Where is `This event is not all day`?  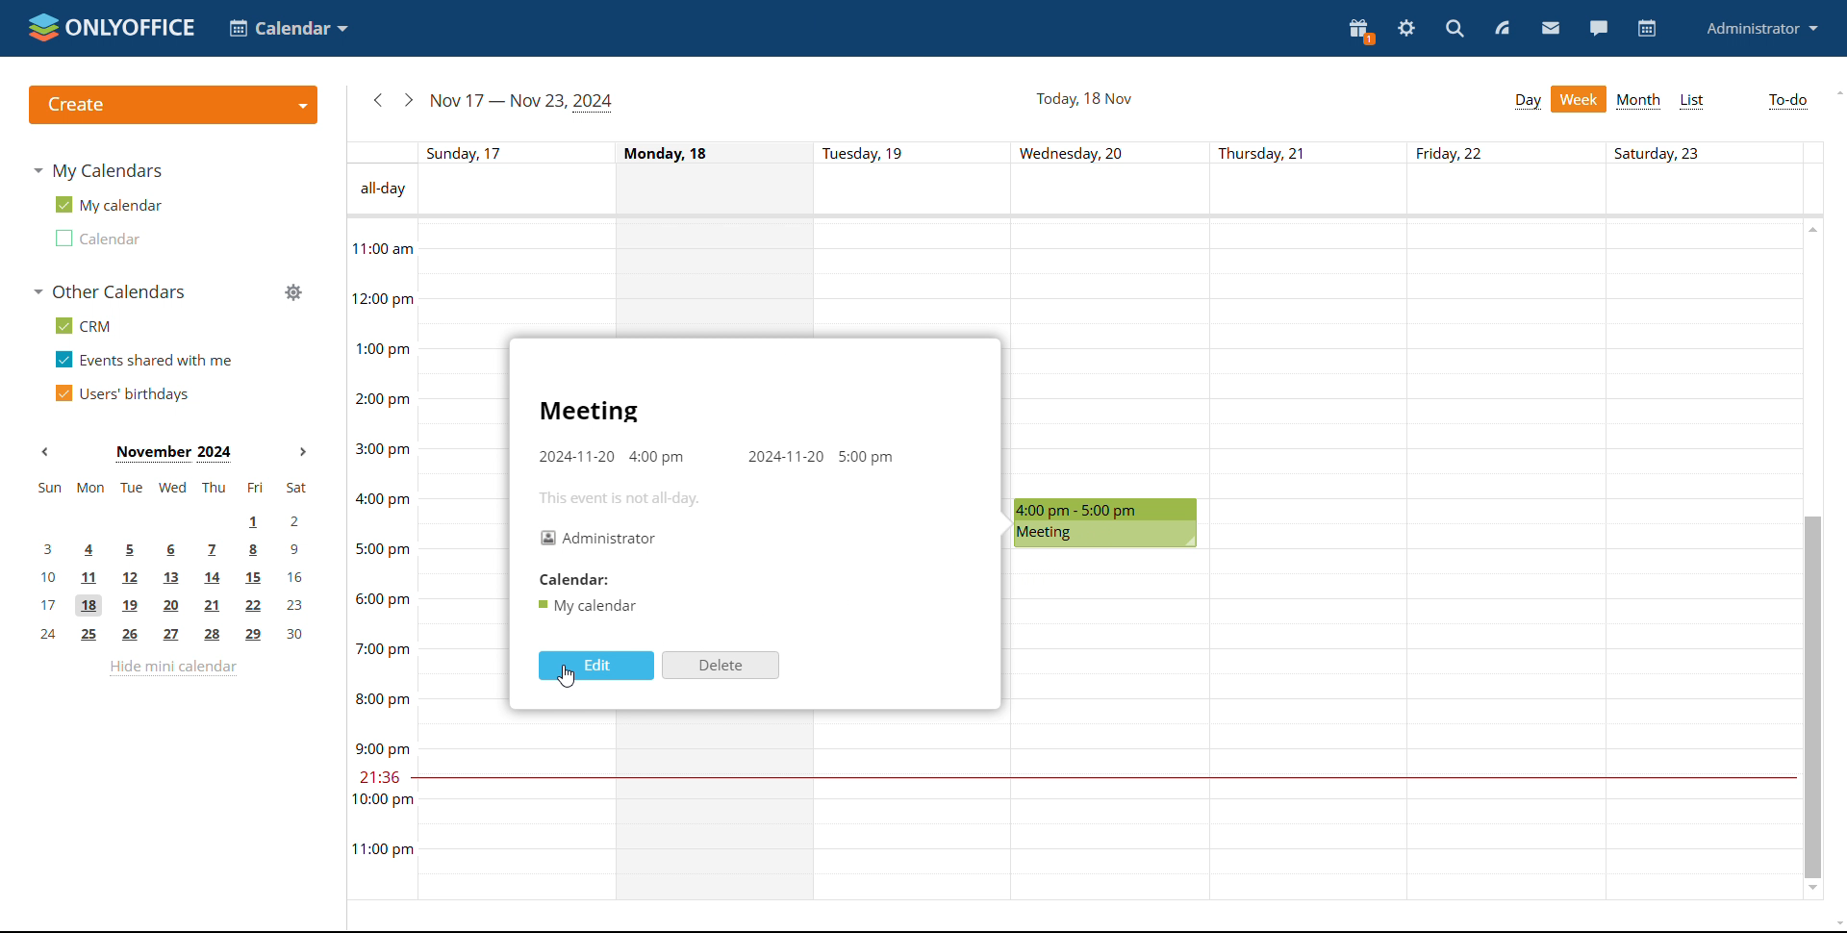 This event is not all day is located at coordinates (625, 498).